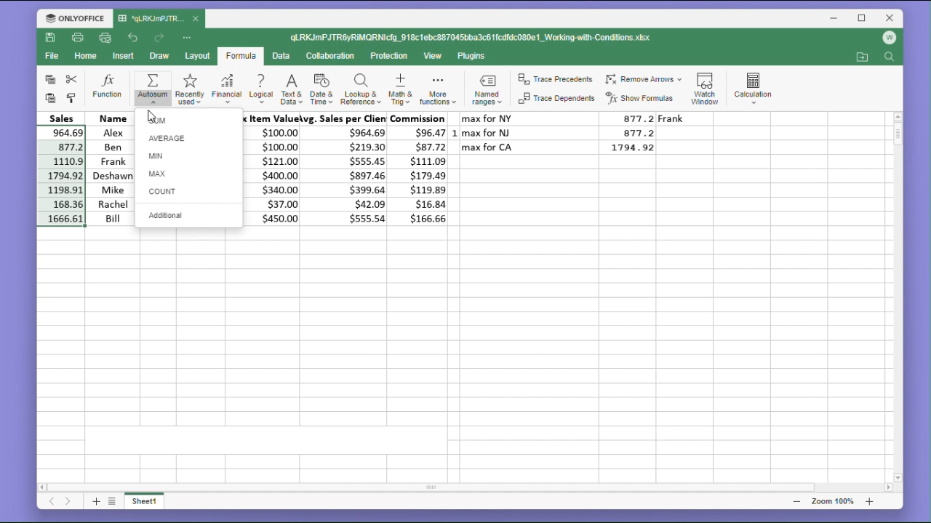 This screenshot has height=523, width=931. What do you see at coordinates (109, 169) in the screenshot?
I see `names` at bounding box center [109, 169].